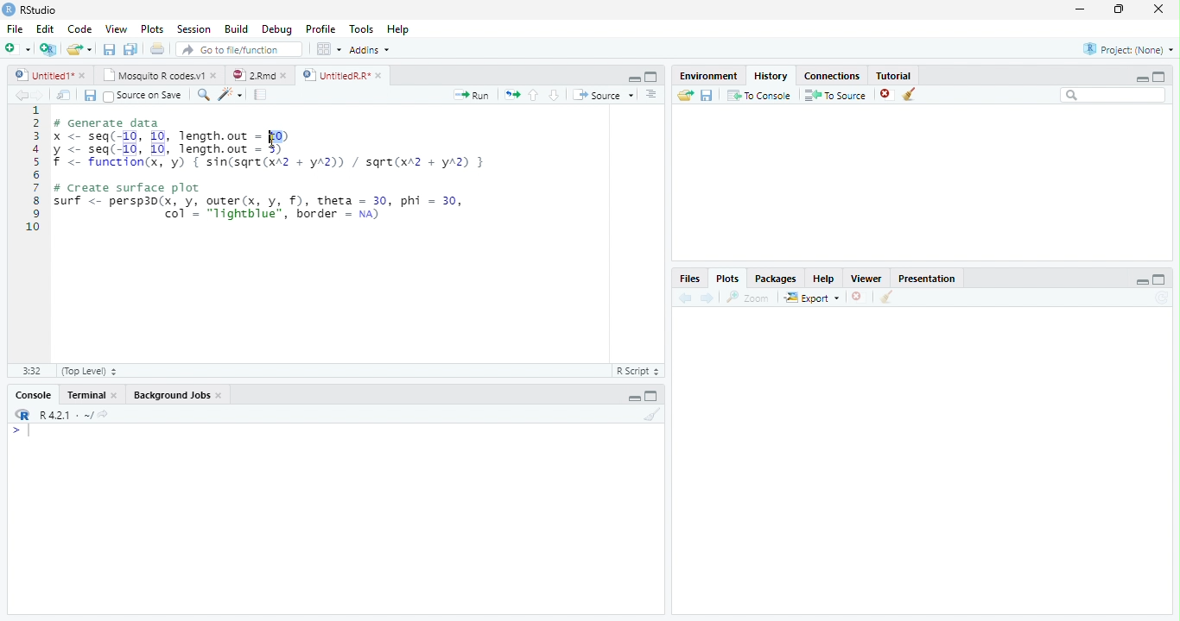 The image size is (1180, 621). I want to click on Profile, so click(321, 28).